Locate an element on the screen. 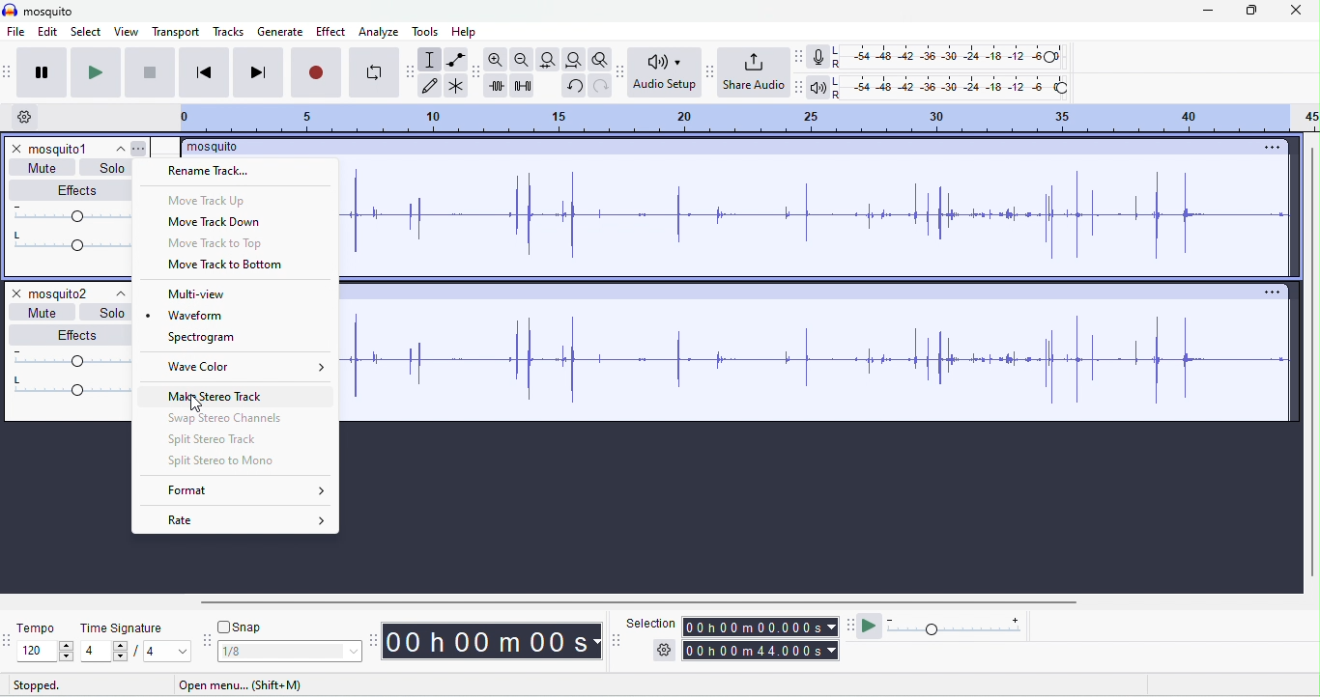 Image resolution: width=1320 pixels, height=697 pixels. transport is located at coordinates (175, 32).